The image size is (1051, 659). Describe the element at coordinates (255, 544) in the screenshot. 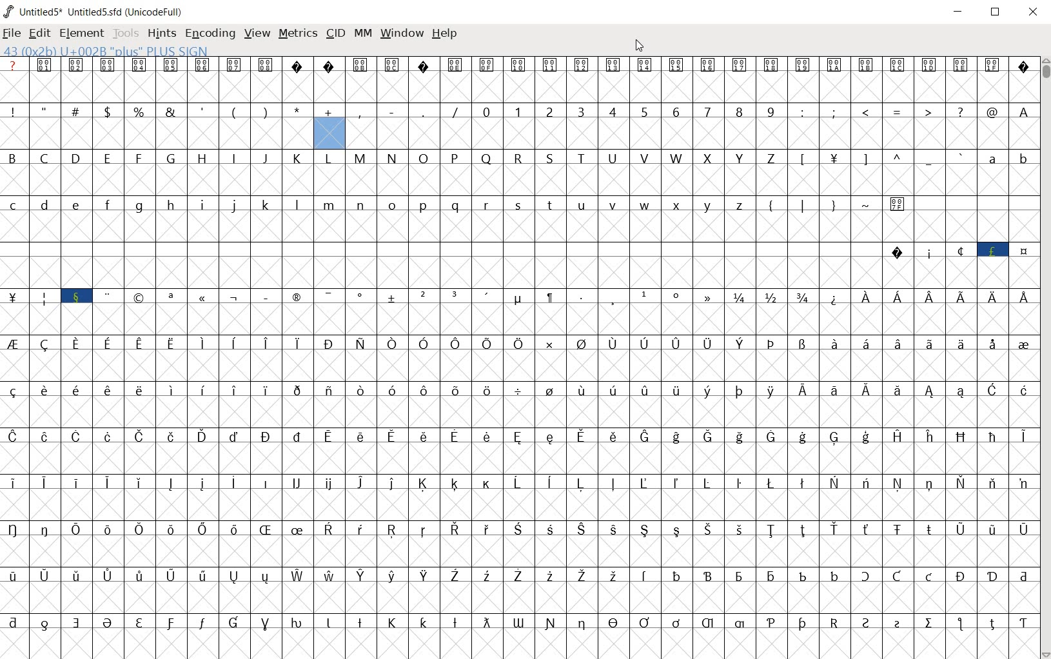

I see `accented characters` at that location.